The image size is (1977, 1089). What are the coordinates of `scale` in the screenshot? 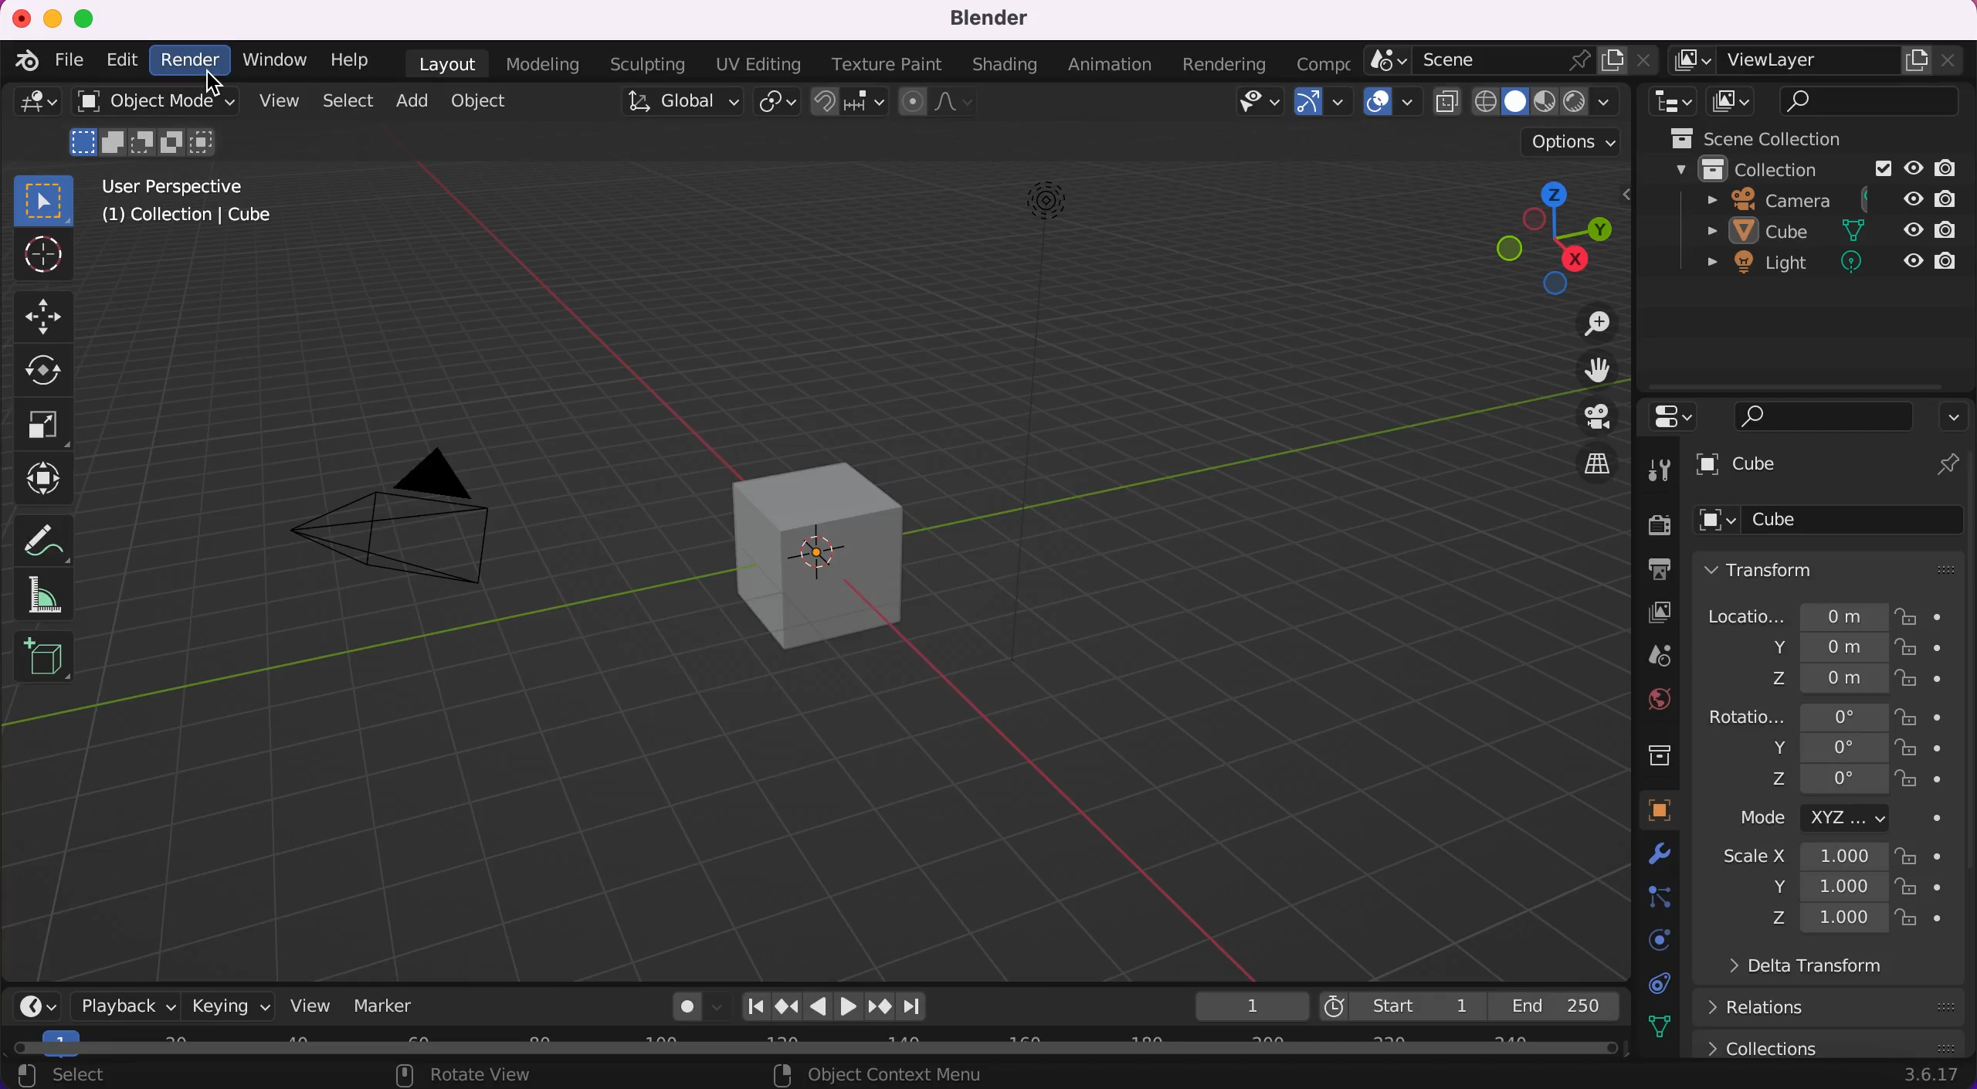 It's located at (47, 426).